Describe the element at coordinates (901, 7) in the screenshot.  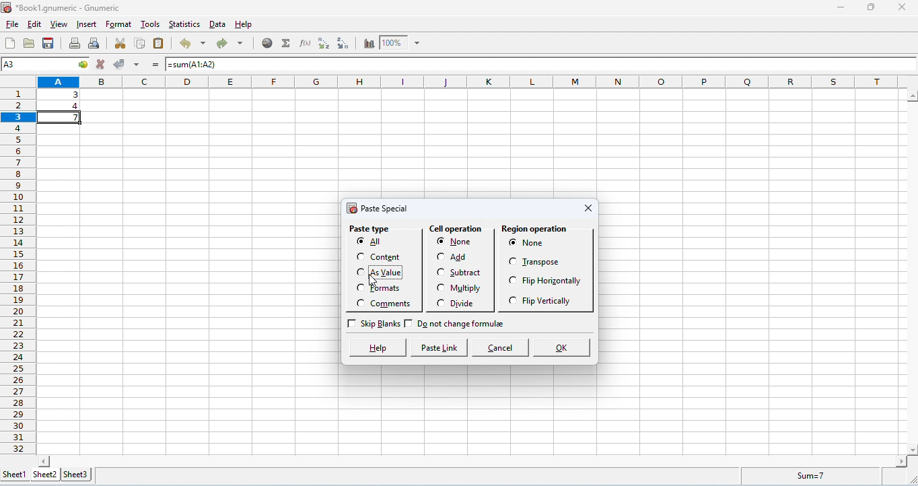
I see `close` at that location.